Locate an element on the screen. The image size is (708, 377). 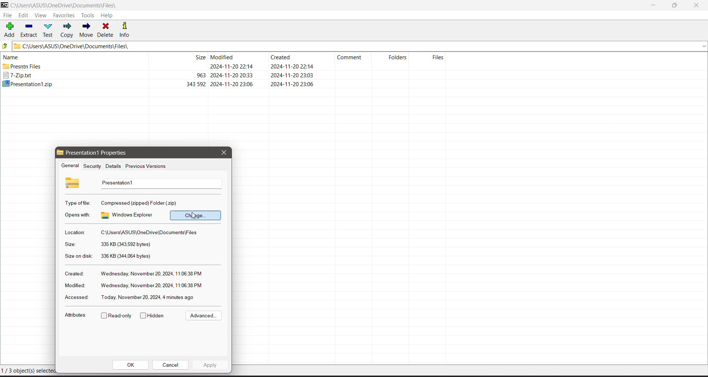
Location is located at coordinates (74, 232).